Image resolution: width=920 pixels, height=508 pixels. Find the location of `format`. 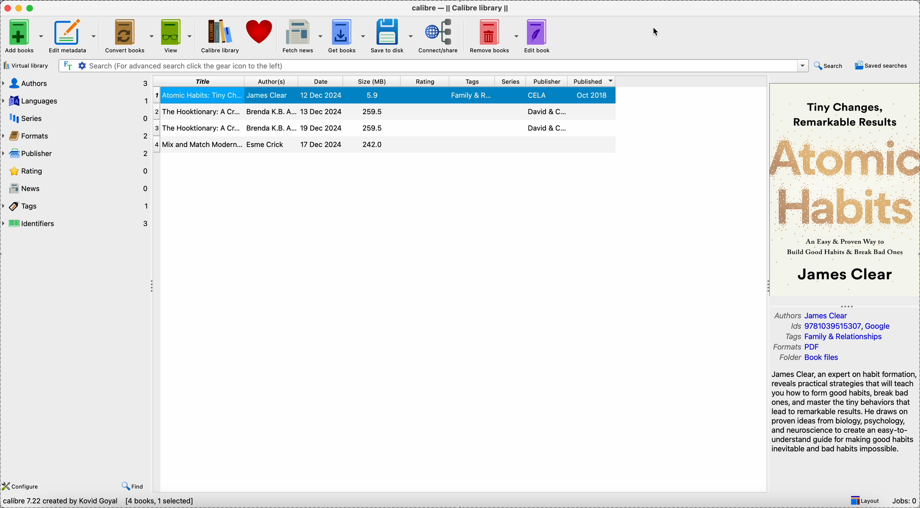

format is located at coordinates (798, 347).